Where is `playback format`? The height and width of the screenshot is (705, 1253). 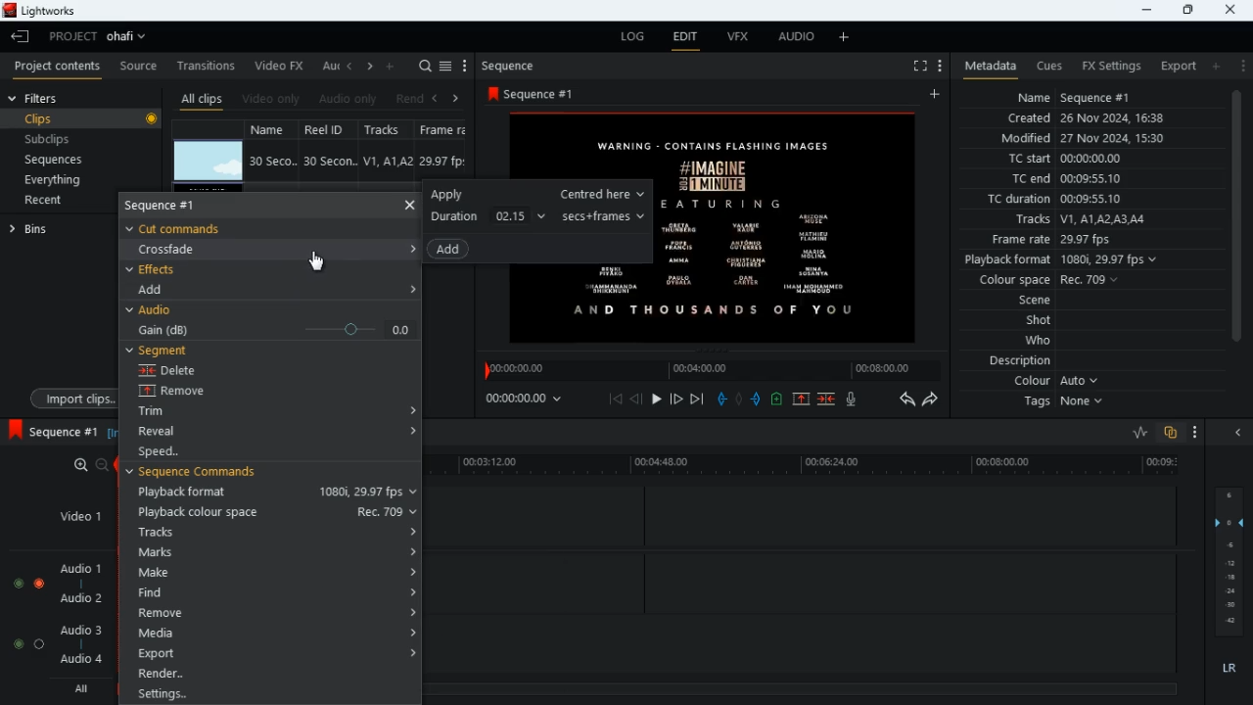
playback format is located at coordinates (1067, 261).